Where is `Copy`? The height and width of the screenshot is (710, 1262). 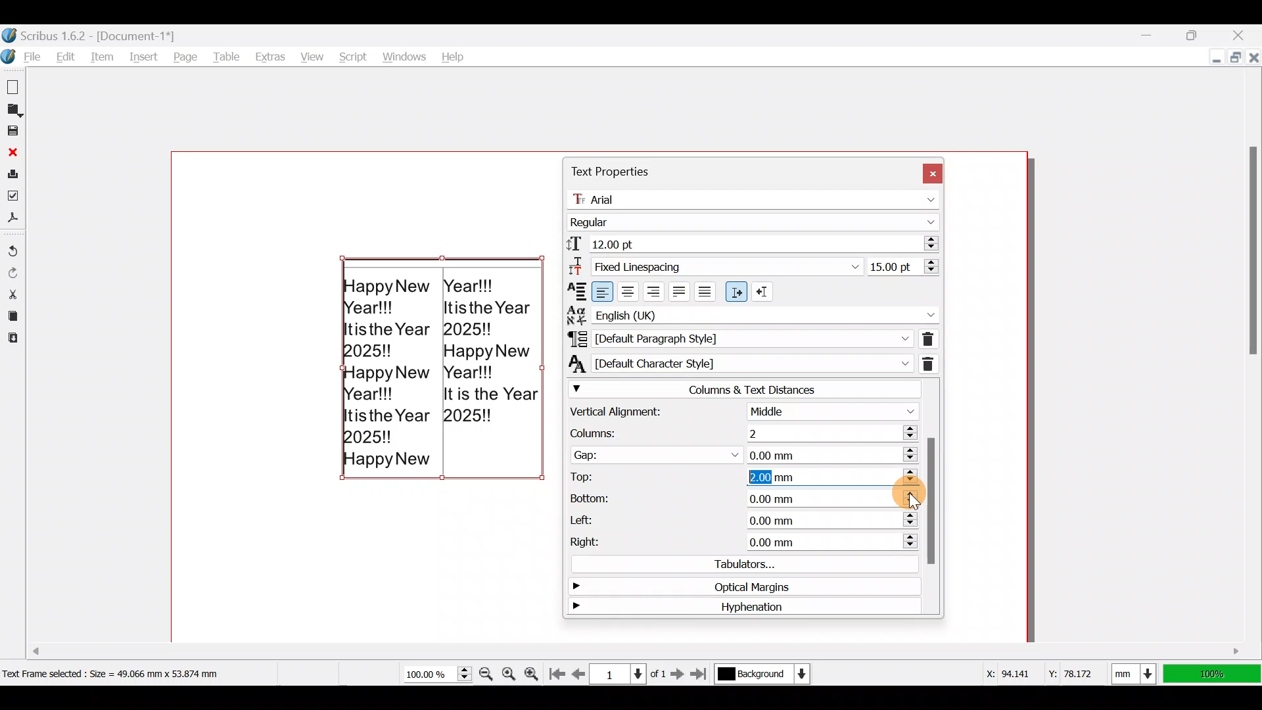
Copy is located at coordinates (11, 316).